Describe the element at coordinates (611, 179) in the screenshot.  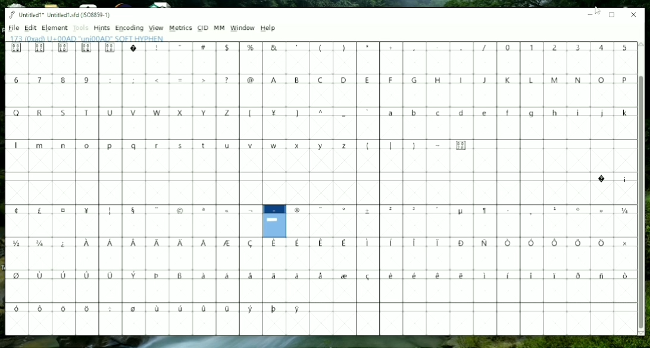
I see `Symbols` at that location.